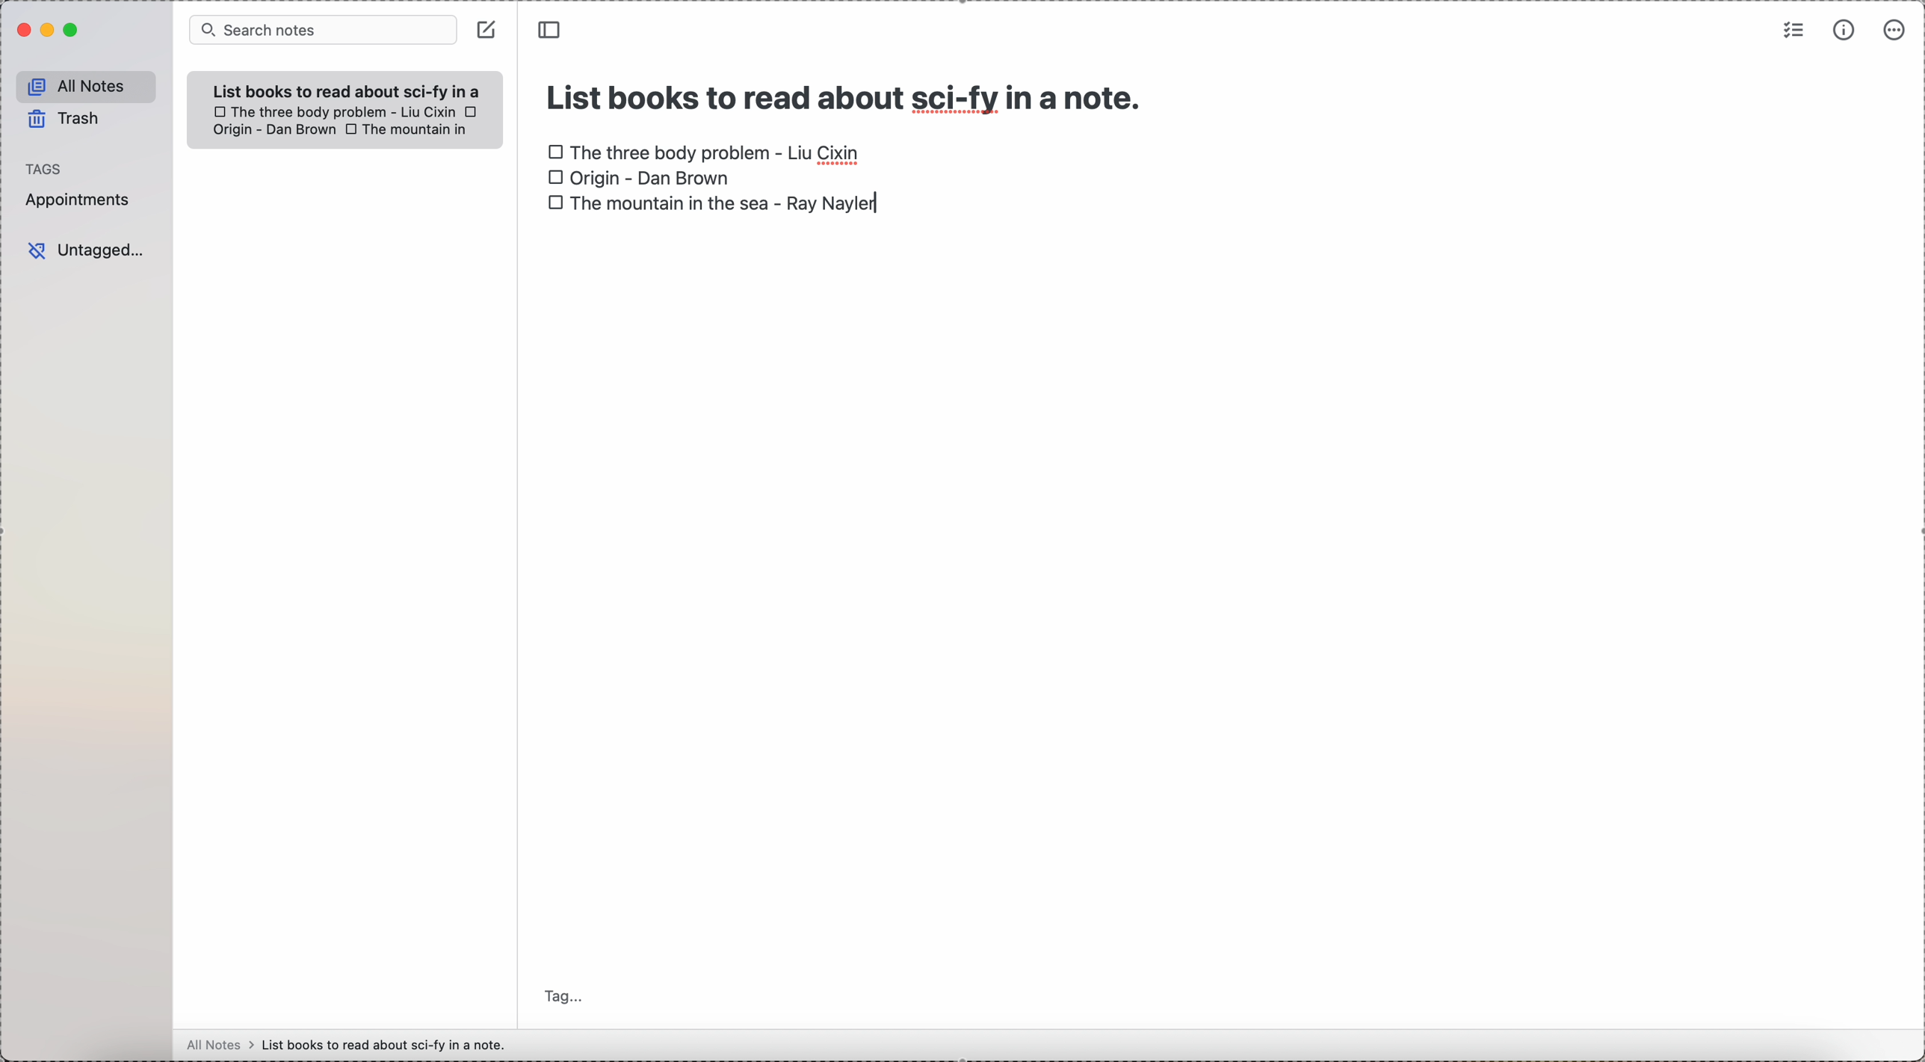 The image size is (1925, 1062). I want to click on tag..., so click(566, 998).